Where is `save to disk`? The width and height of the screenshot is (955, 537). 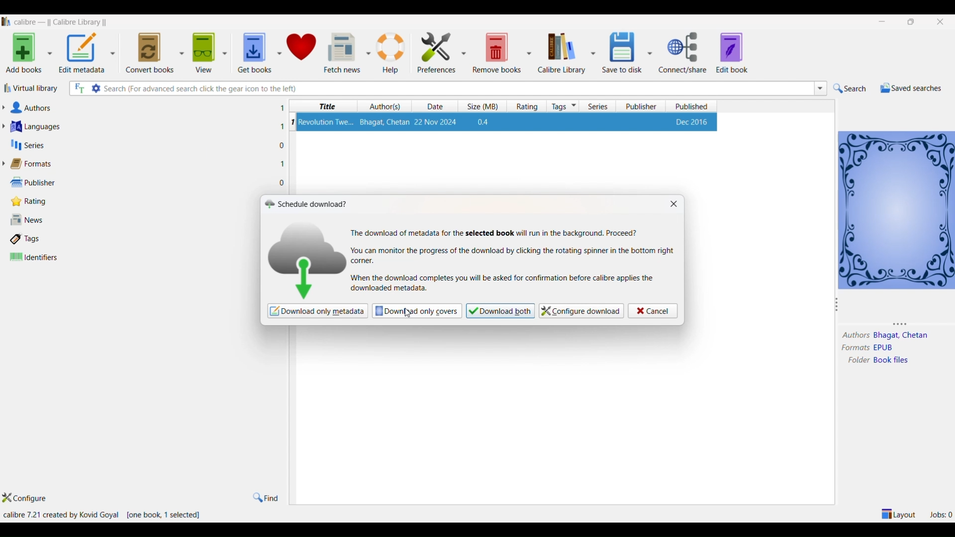 save to disk is located at coordinates (620, 50).